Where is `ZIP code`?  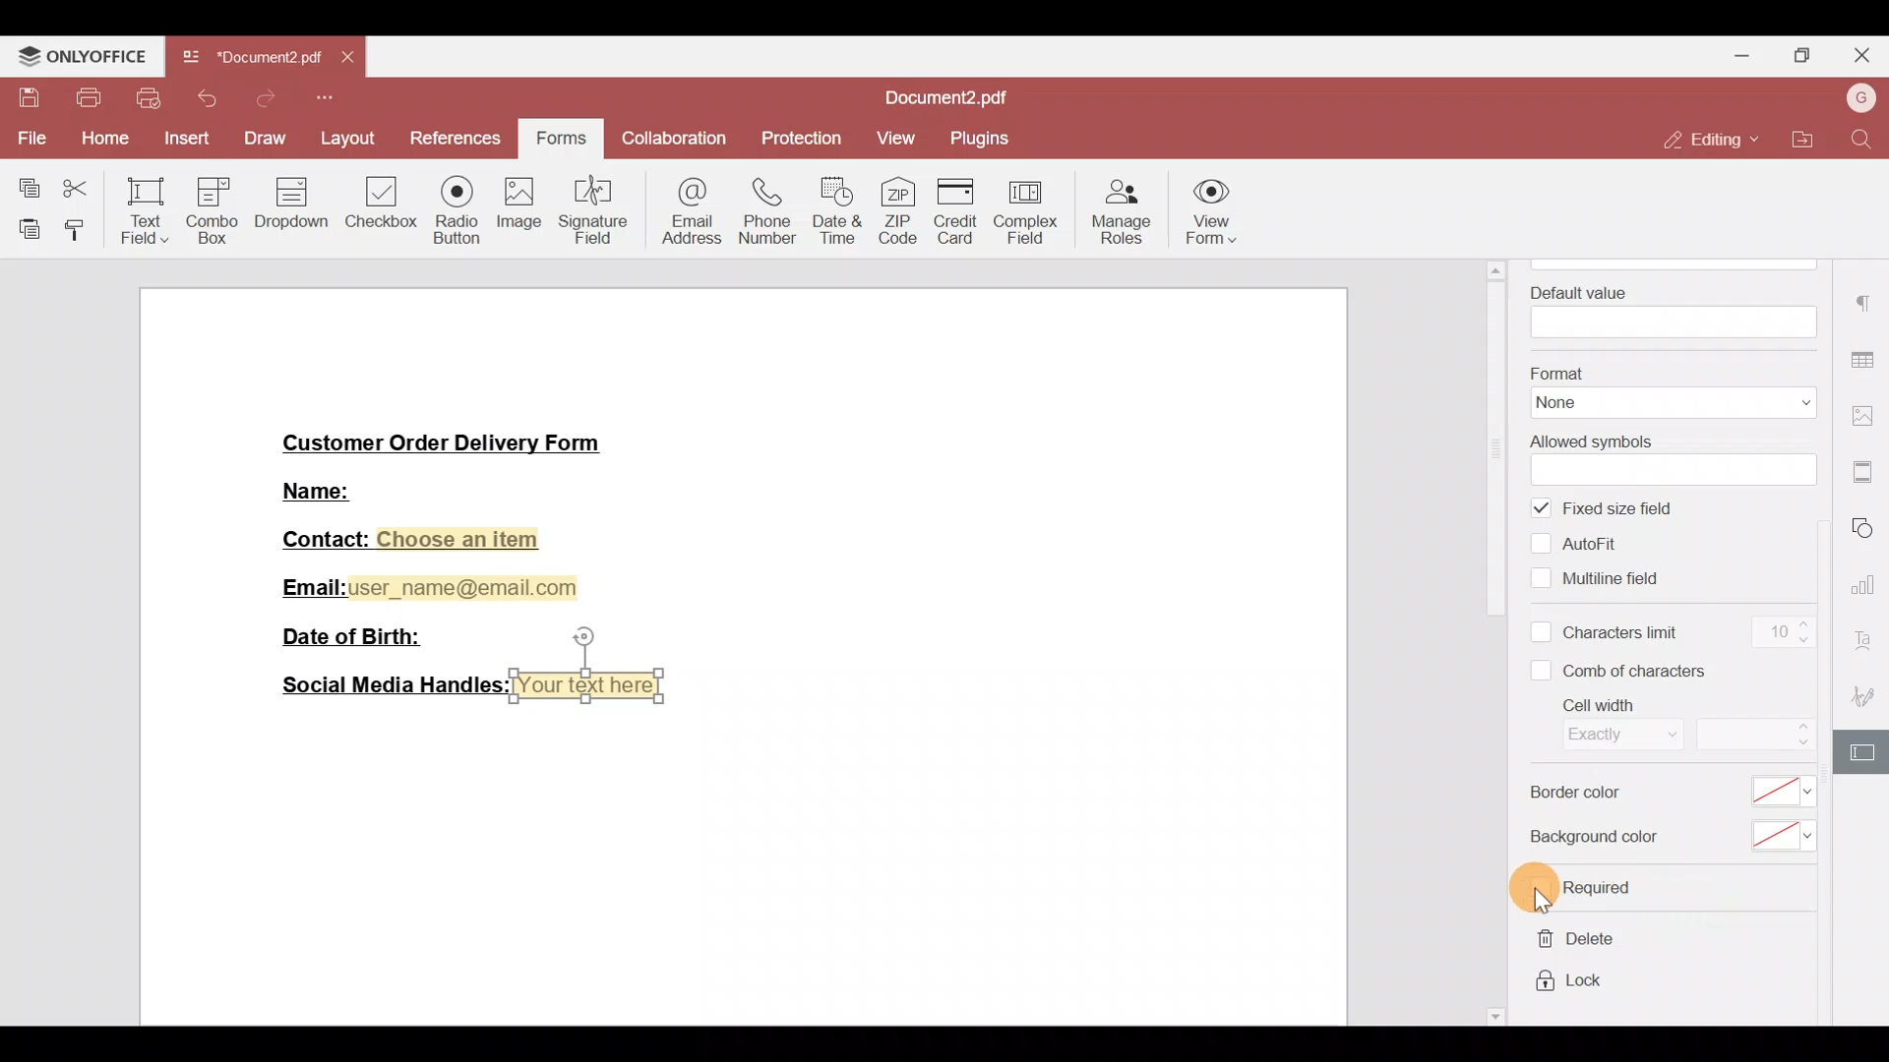 ZIP code is located at coordinates (898, 206).